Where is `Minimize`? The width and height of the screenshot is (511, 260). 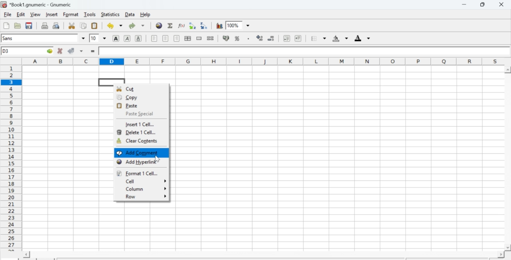
Minimize is located at coordinates (464, 5).